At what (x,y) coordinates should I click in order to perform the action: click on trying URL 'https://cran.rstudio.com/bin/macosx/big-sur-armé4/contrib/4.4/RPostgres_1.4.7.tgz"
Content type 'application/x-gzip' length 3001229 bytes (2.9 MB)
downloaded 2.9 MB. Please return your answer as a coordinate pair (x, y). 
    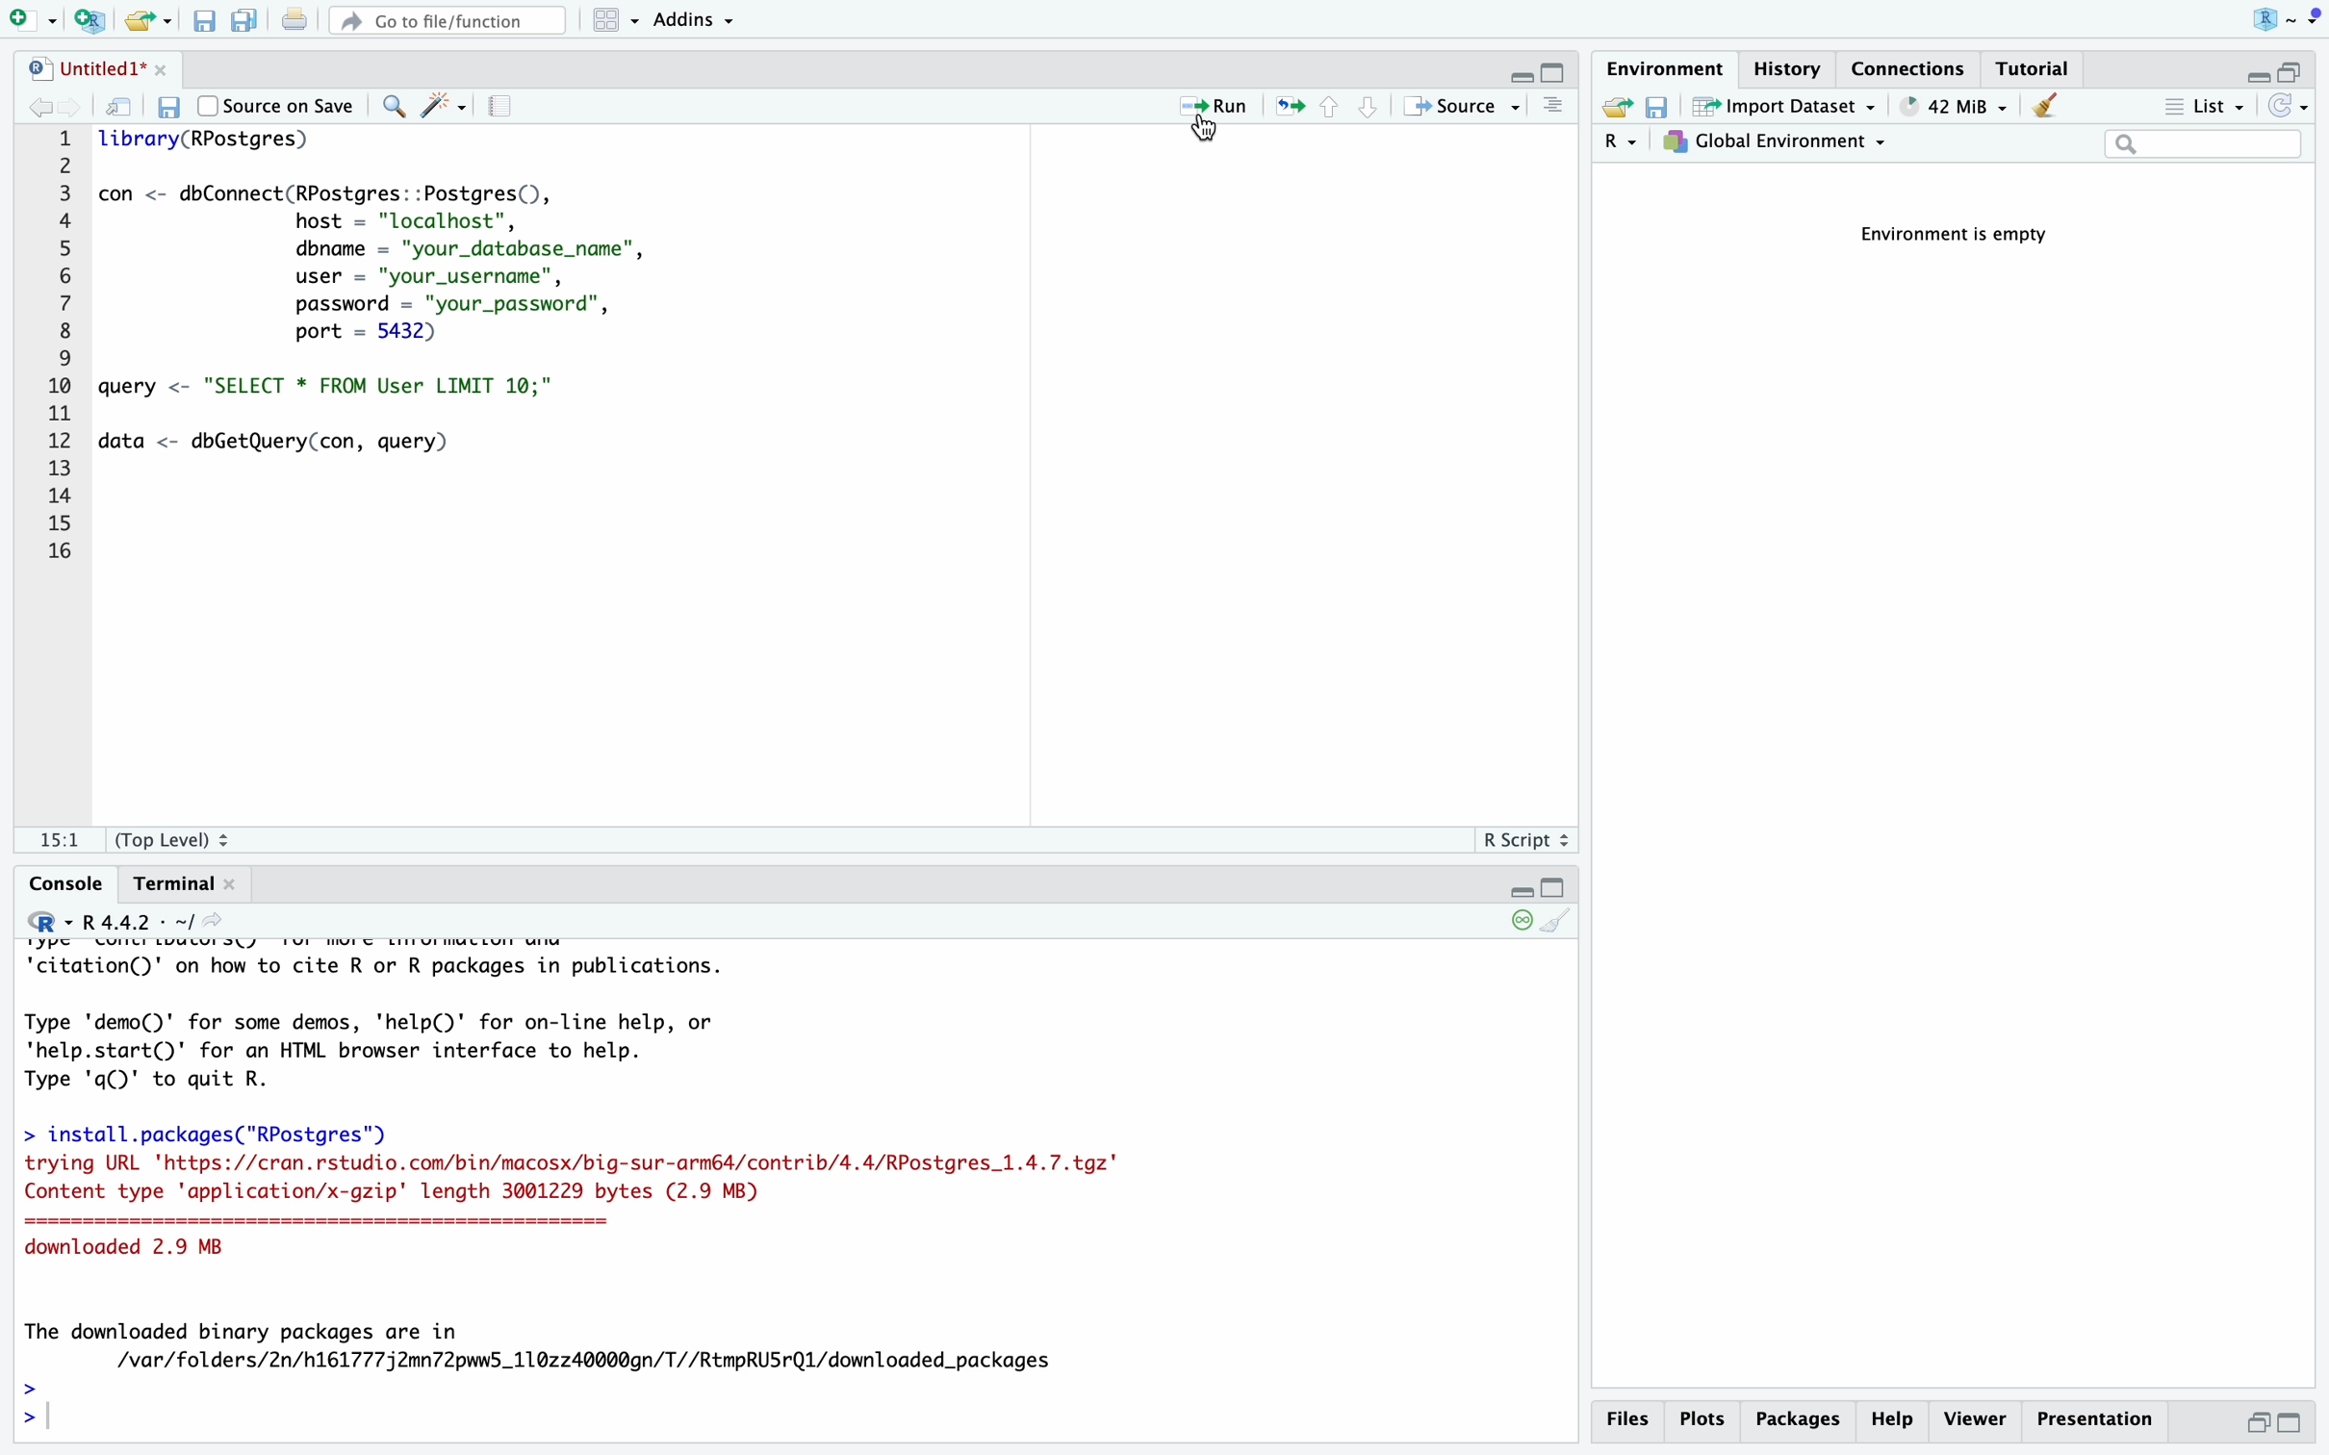
    Looking at the image, I should click on (592, 1178).